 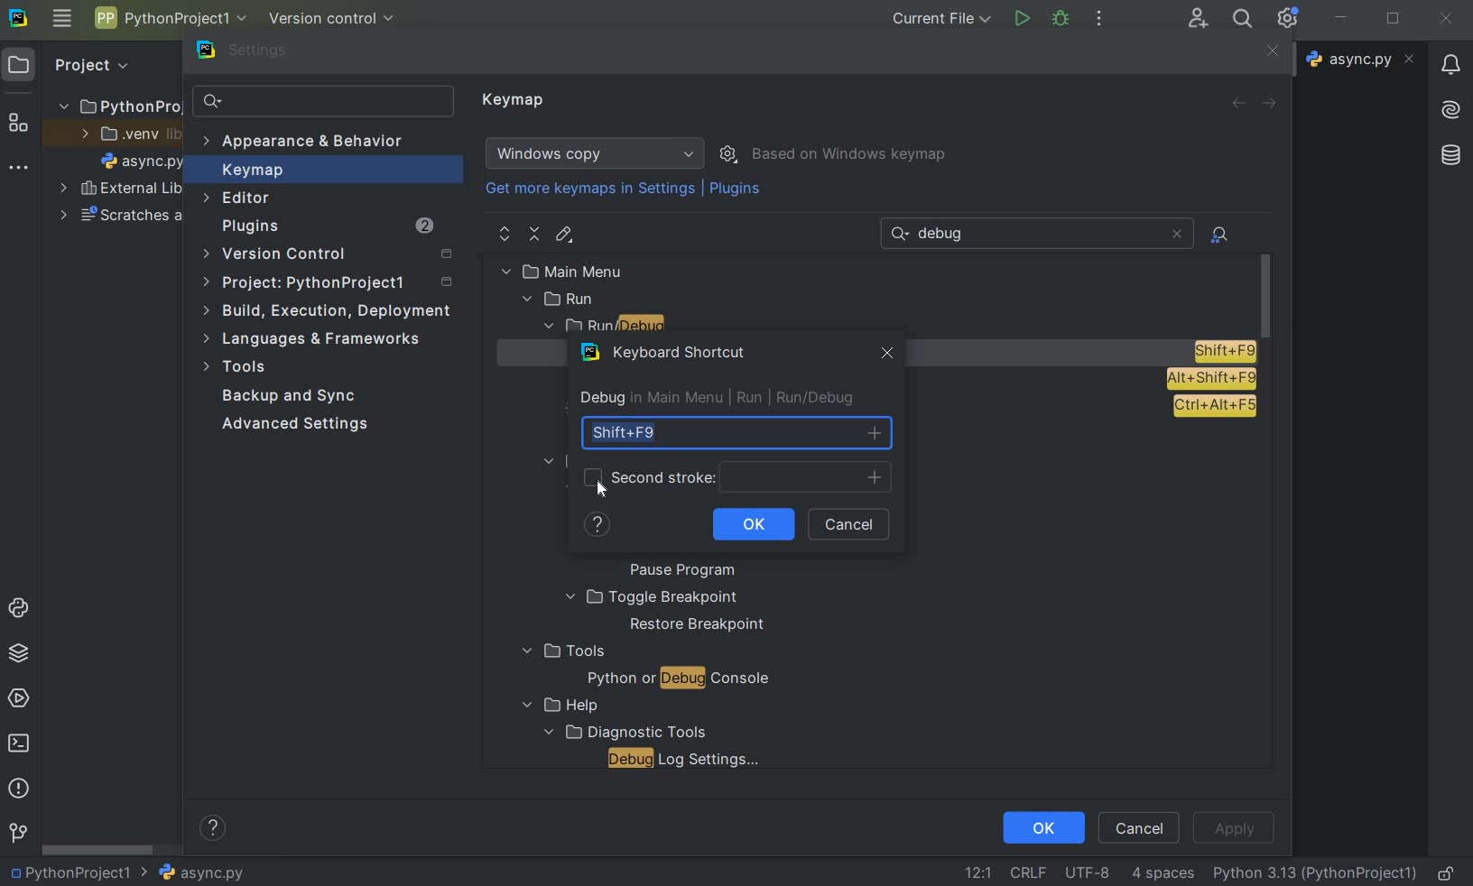 What do you see at coordinates (1273, 104) in the screenshot?
I see `forward` at bounding box center [1273, 104].